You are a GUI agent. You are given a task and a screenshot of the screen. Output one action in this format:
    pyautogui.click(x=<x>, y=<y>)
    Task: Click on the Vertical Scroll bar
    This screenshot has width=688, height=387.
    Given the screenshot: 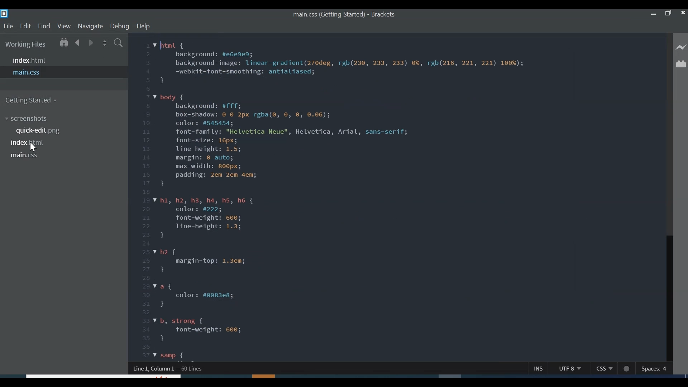 What is the action you would take?
    pyautogui.click(x=669, y=227)
    